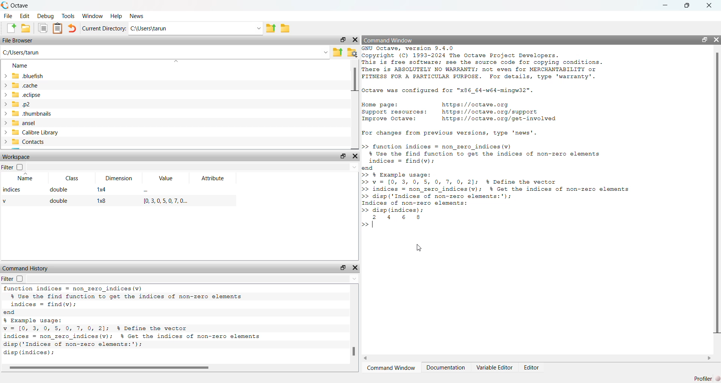 This screenshot has height=383, width=721. Describe the element at coordinates (343, 157) in the screenshot. I see `restore down` at that location.